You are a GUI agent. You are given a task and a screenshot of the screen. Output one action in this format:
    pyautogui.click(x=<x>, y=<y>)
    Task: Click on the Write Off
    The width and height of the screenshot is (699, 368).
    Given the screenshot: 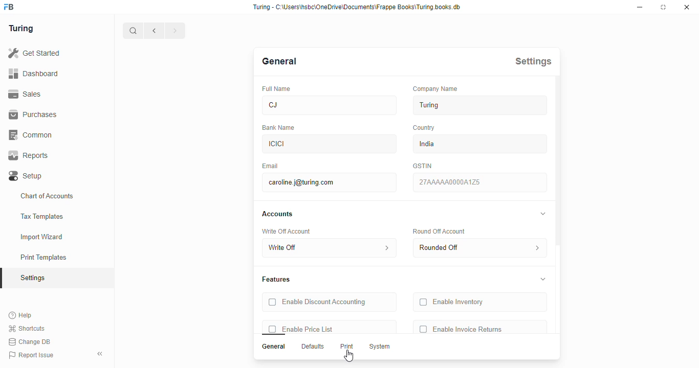 What is the action you would take?
    pyautogui.click(x=330, y=248)
    